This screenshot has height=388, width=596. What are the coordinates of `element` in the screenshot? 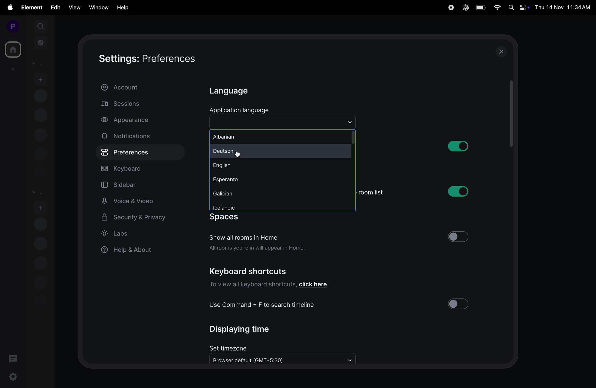 It's located at (30, 7).